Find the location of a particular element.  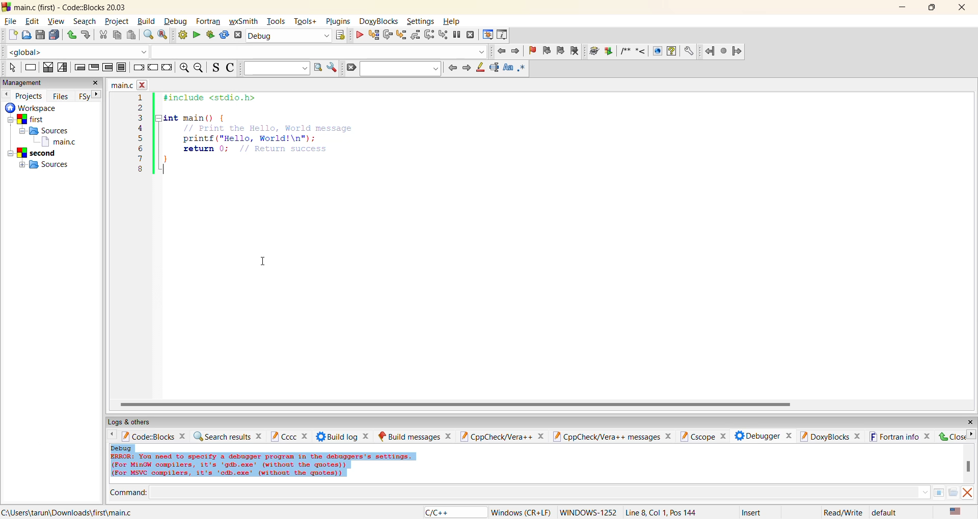

debug data is located at coordinates (285, 466).